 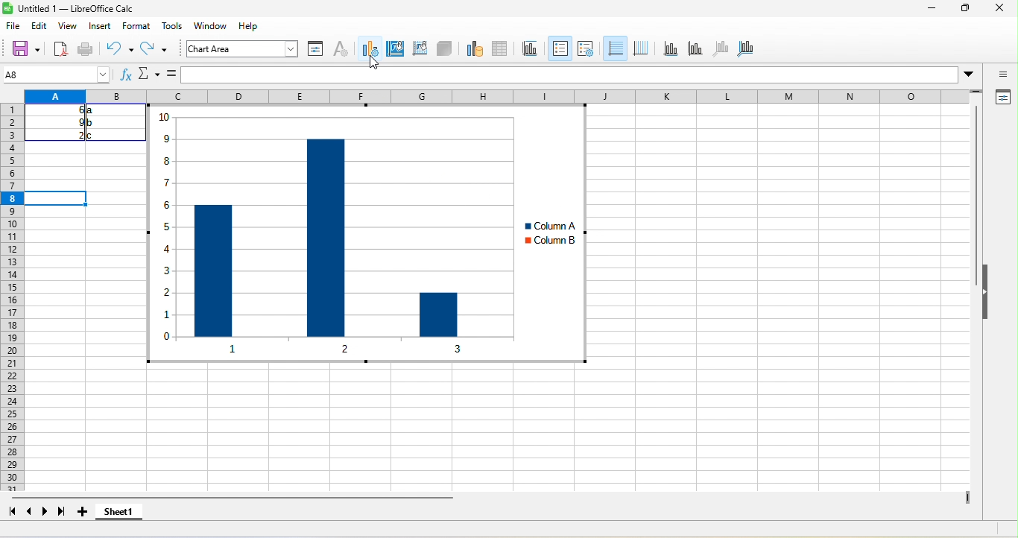 What do you see at coordinates (641, 48) in the screenshot?
I see `legend` at bounding box center [641, 48].